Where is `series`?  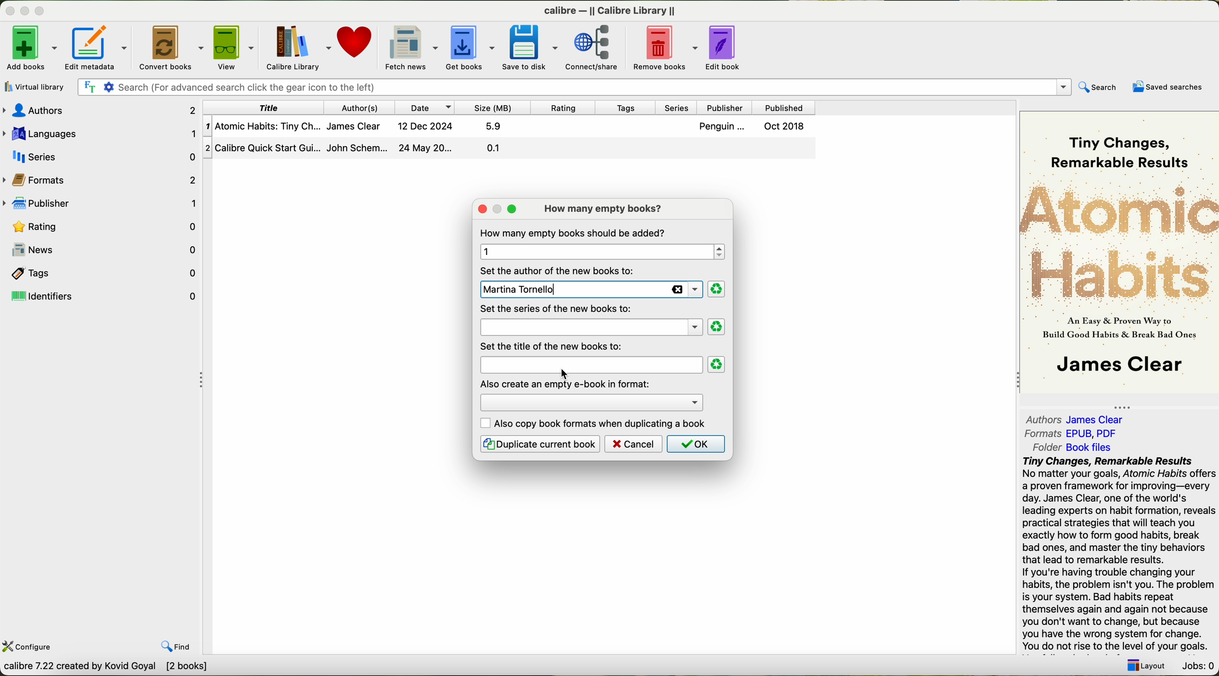 series is located at coordinates (99, 156).